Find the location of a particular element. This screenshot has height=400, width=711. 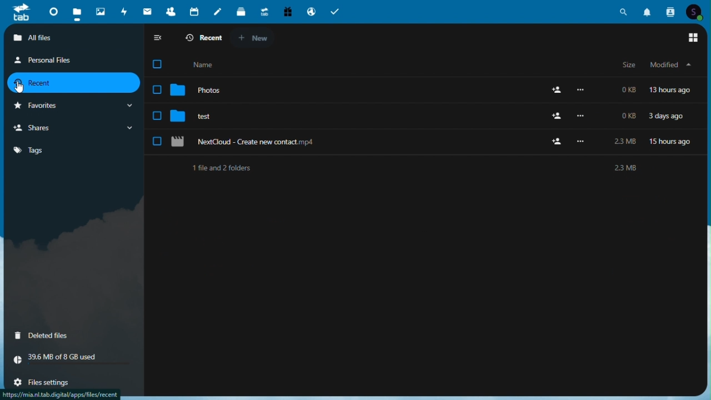

23mb is located at coordinates (624, 143).